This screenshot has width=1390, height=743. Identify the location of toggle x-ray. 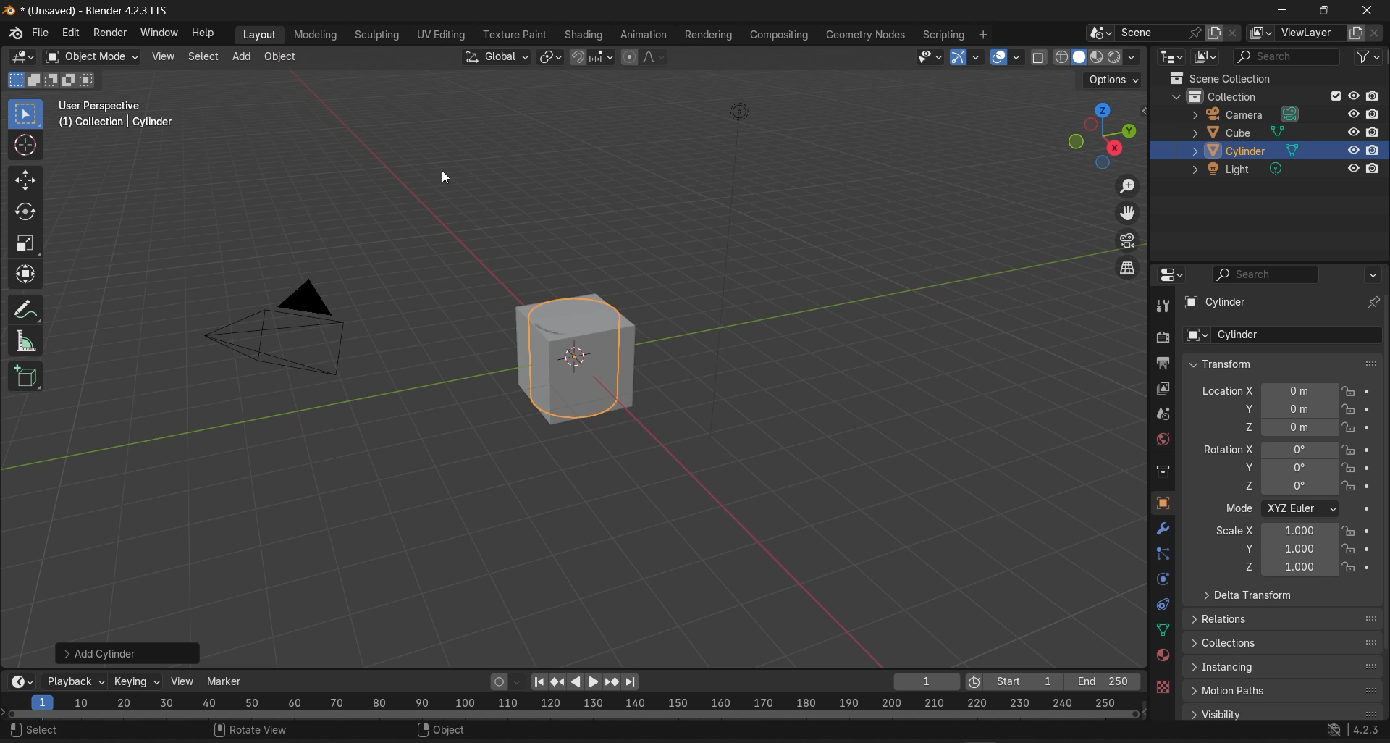
(1041, 56).